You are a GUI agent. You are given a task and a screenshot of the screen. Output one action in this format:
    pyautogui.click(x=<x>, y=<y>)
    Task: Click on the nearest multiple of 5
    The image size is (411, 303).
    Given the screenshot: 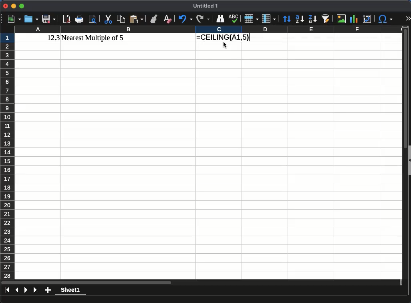 What is the action you would take?
    pyautogui.click(x=93, y=38)
    